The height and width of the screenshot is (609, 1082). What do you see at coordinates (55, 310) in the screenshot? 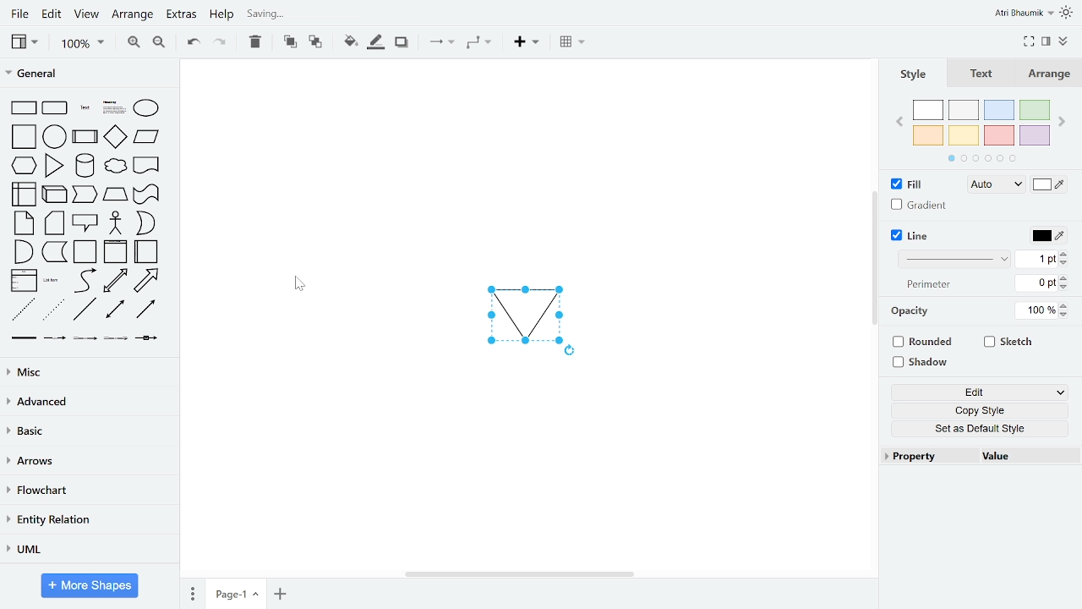
I see `dotted line` at bounding box center [55, 310].